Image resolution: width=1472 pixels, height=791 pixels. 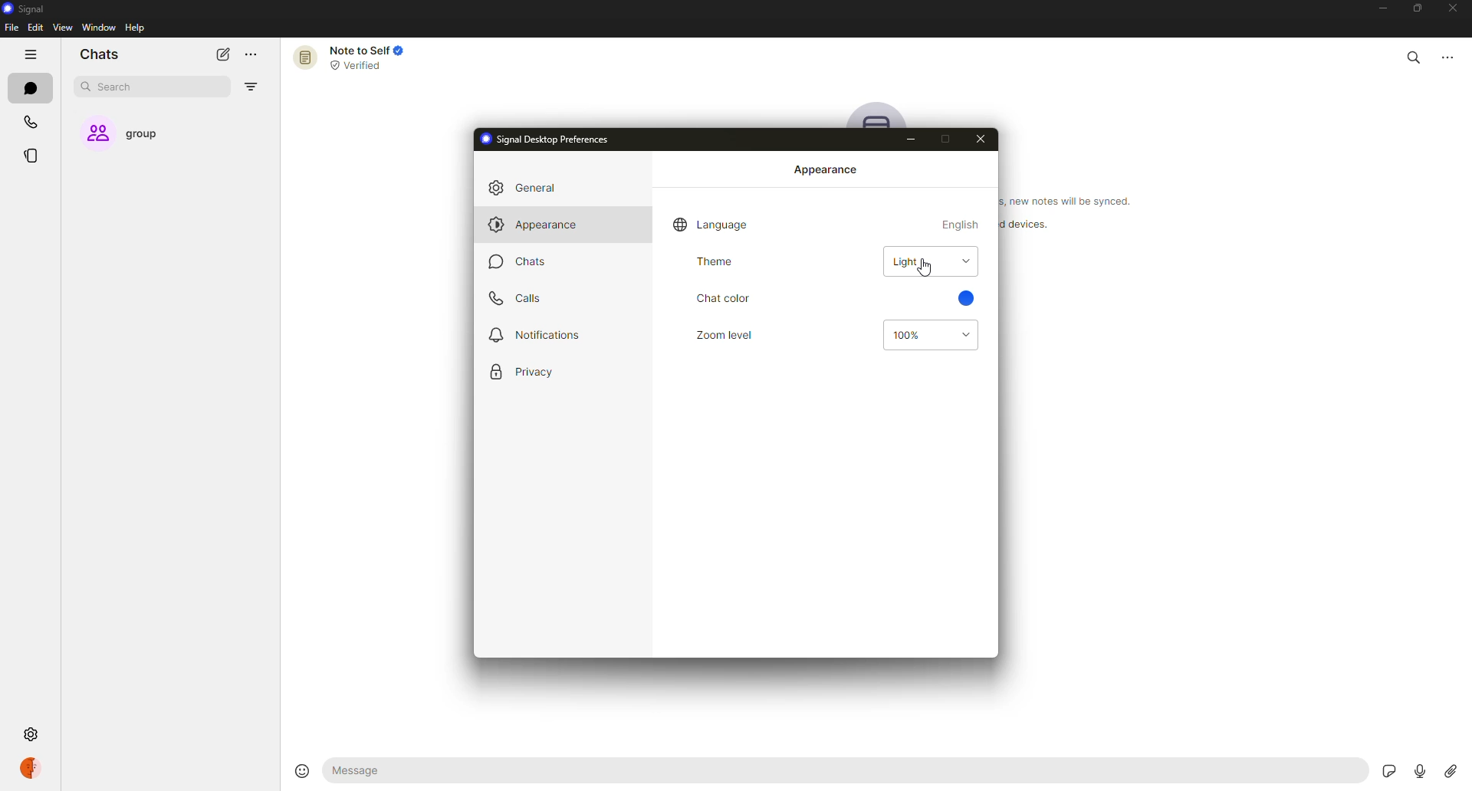 What do you see at coordinates (222, 54) in the screenshot?
I see `new chat` at bounding box center [222, 54].